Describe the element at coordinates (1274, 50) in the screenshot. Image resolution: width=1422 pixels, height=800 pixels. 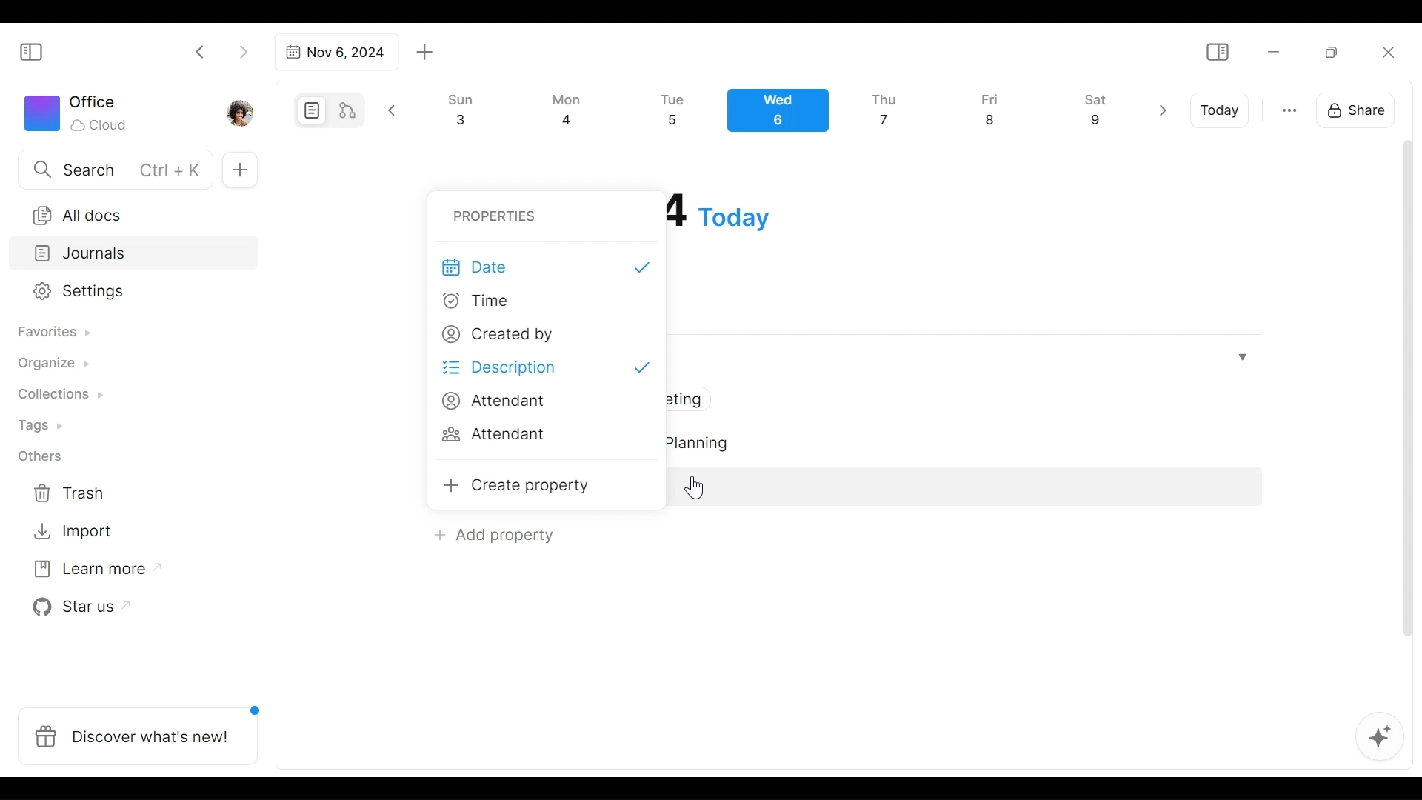
I see `Minimize` at that location.